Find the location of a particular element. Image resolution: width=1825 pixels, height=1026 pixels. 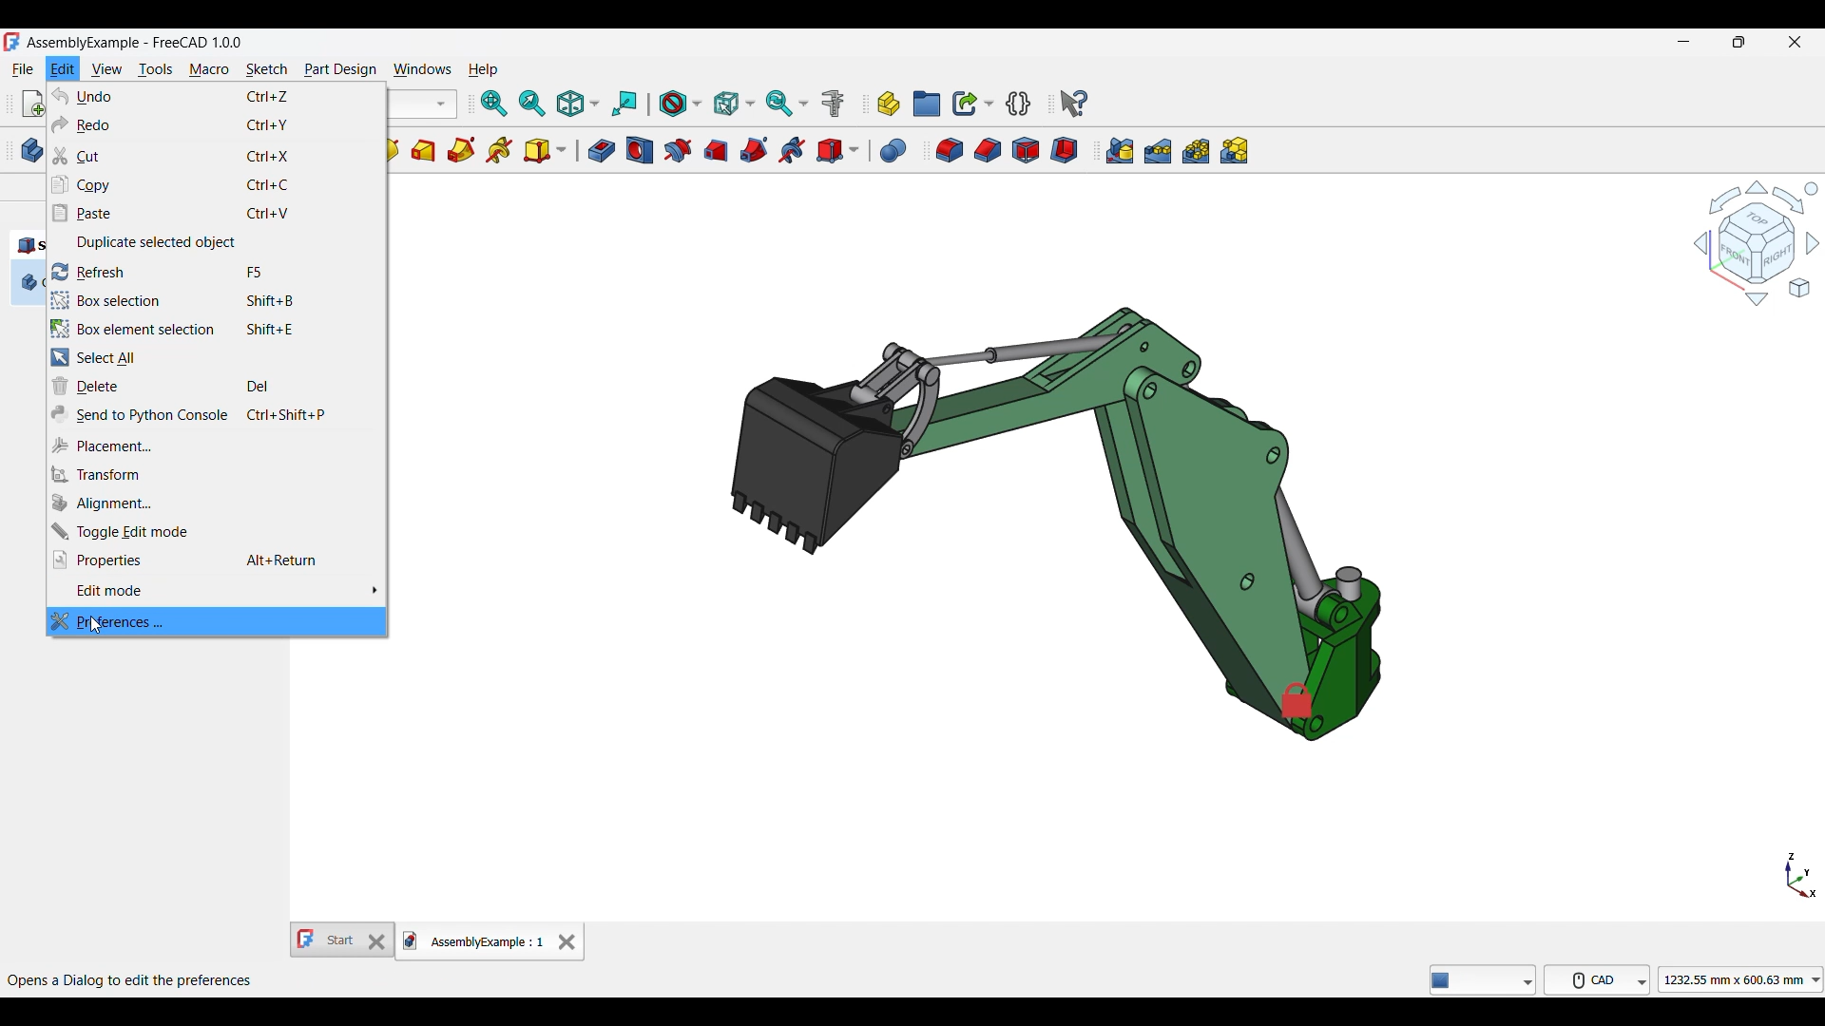

Help menu is located at coordinates (484, 70).